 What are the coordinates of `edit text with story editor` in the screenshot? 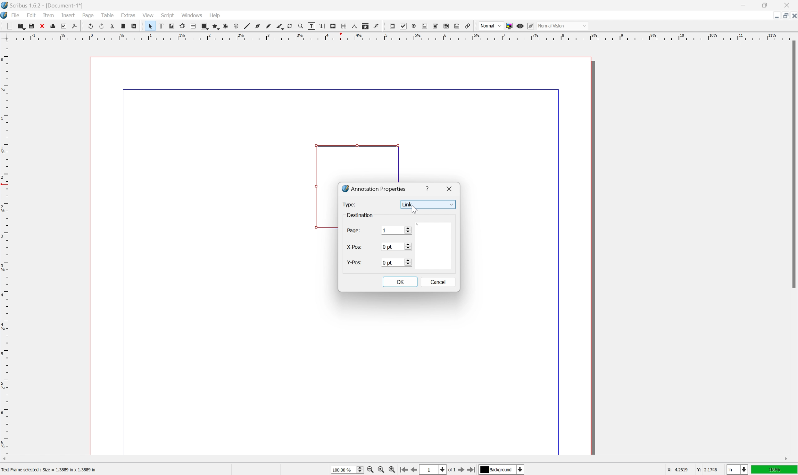 It's located at (322, 26).